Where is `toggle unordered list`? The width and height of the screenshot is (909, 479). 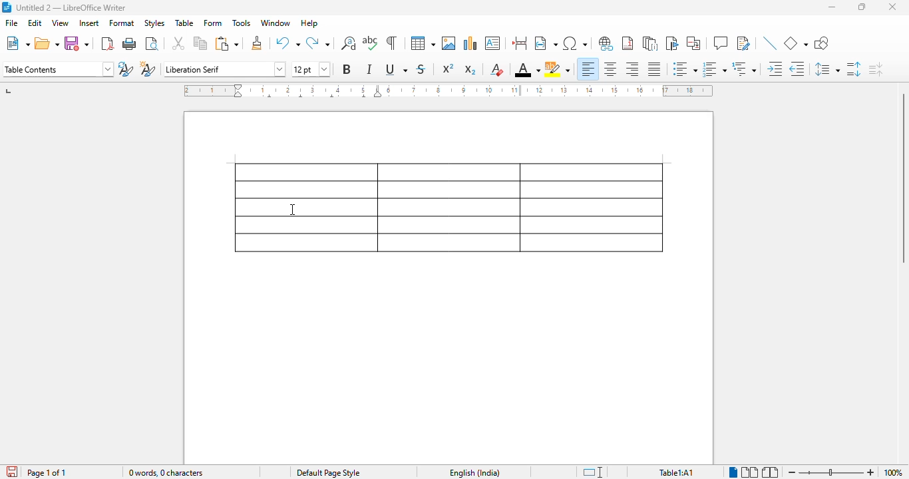 toggle unordered list is located at coordinates (685, 69).